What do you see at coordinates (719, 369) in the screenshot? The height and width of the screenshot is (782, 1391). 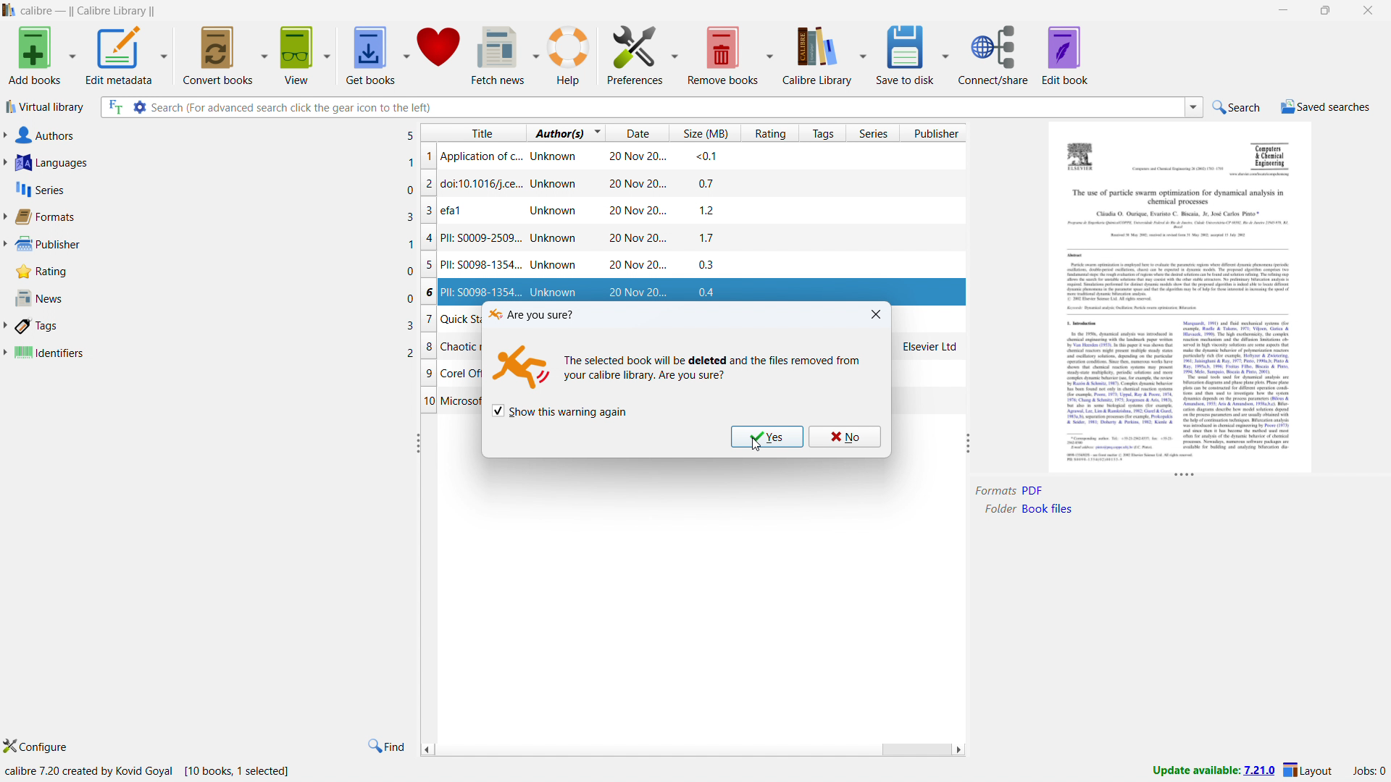 I see `The selected book will be deleted and the files removed from
your calibre library. Are you sure?` at bounding box center [719, 369].